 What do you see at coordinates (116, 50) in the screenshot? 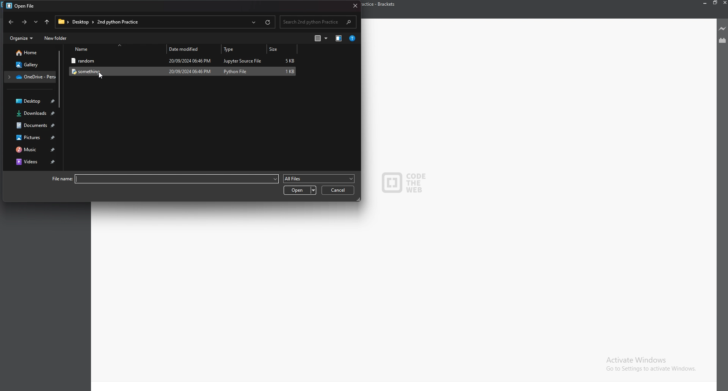
I see `name` at bounding box center [116, 50].